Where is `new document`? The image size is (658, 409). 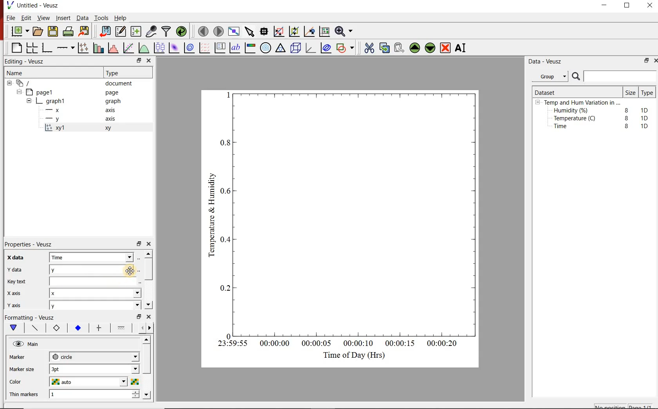
new document is located at coordinates (19, 31).